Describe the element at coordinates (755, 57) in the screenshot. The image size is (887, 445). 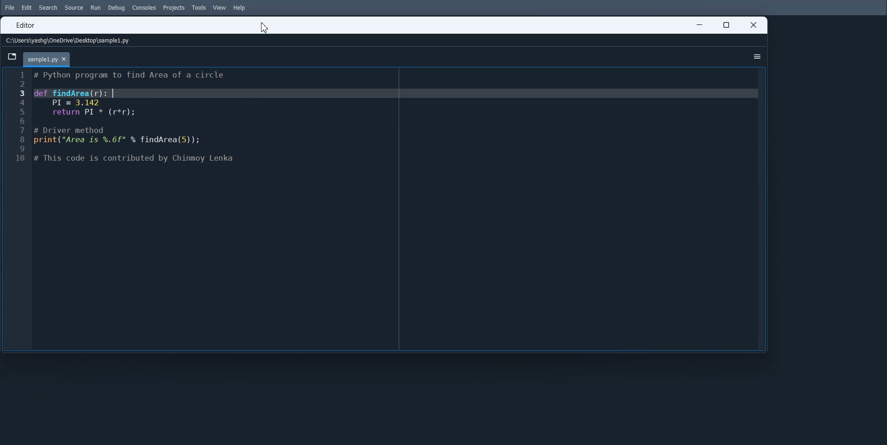
I see `Options` at that location.